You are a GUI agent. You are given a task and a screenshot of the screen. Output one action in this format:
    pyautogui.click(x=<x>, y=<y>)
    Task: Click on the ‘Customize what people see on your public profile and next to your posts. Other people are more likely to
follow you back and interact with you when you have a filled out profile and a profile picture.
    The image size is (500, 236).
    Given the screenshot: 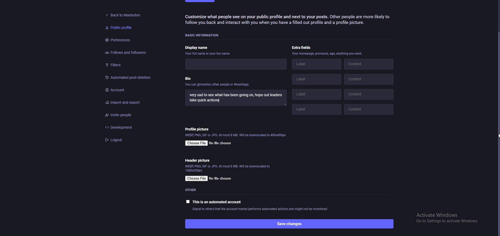 What is the action you would take?
    pyautogui.click(x=290, y=21)
    